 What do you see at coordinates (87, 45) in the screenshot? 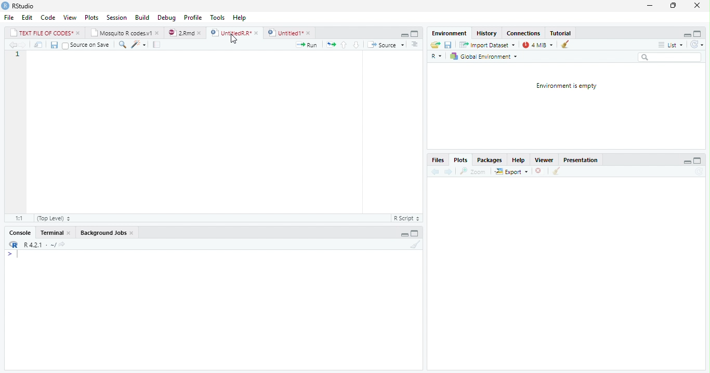
I see `Source on Save` at bounding box center [87, 45].